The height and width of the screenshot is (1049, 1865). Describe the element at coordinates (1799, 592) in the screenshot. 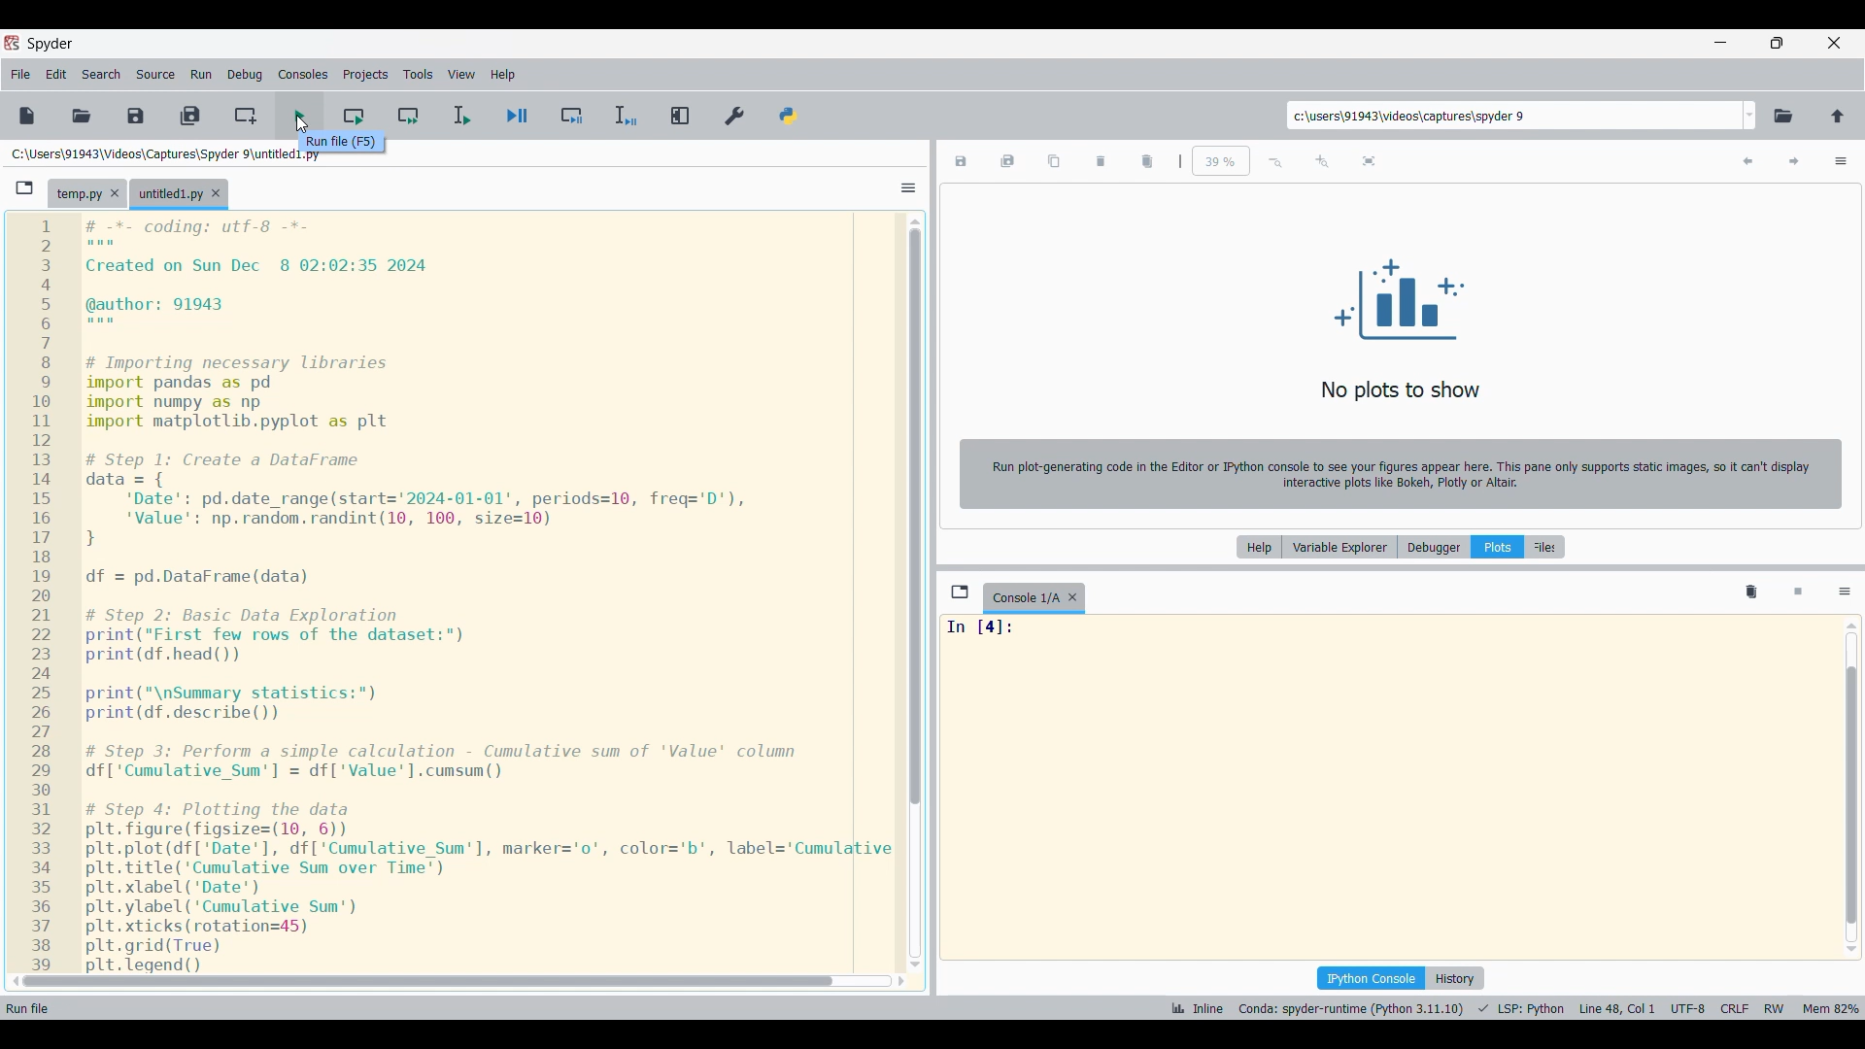

I see `Interrupt kernel` at that location.